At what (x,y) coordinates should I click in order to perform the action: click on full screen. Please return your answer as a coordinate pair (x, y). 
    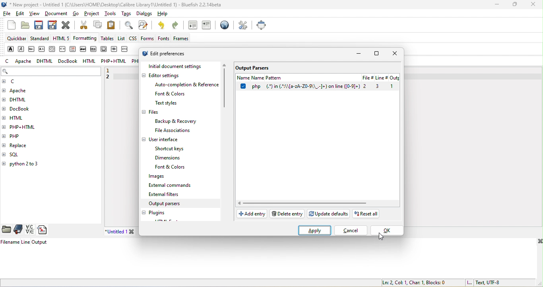
    Looking at the image, I should click on (262, 25).